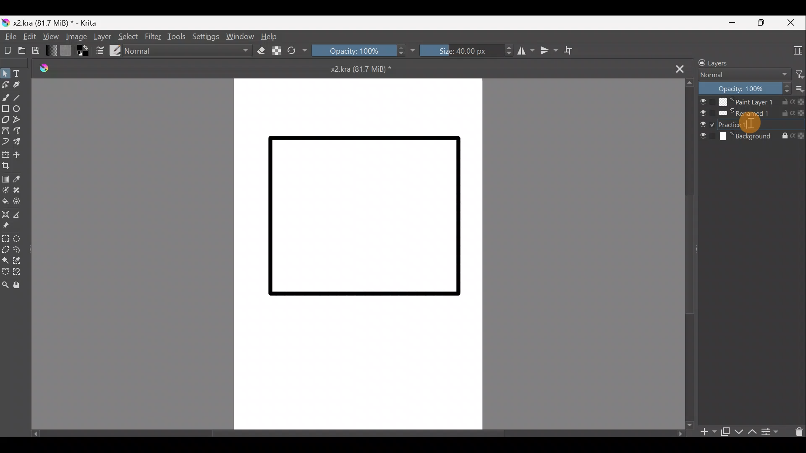 This screenshot has height=453, width=806. Describe the element at coordinates (6, 131) in the screenshot. I see `Bezier curve tool` at that location.